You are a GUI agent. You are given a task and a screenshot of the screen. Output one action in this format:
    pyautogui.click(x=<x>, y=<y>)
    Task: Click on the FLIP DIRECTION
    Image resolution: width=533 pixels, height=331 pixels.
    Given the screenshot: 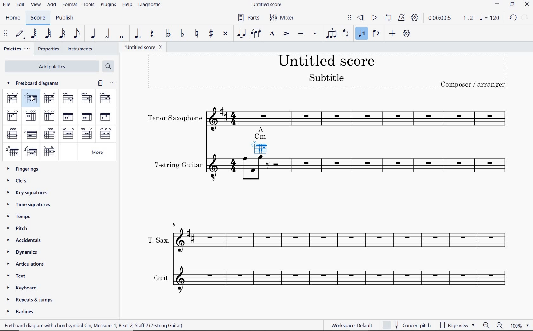 What is the action you would take?
    pyautogui.click(x=346, y=34)
    